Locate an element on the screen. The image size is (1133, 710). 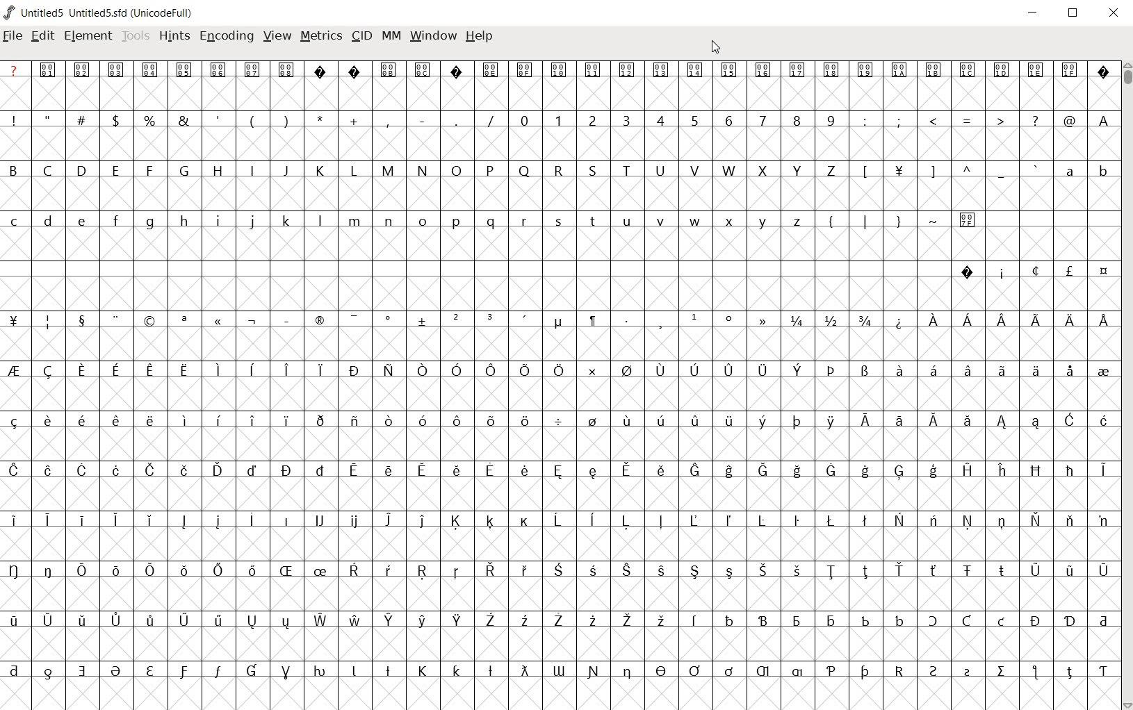
Symbol is located at coordinates (320, 521).